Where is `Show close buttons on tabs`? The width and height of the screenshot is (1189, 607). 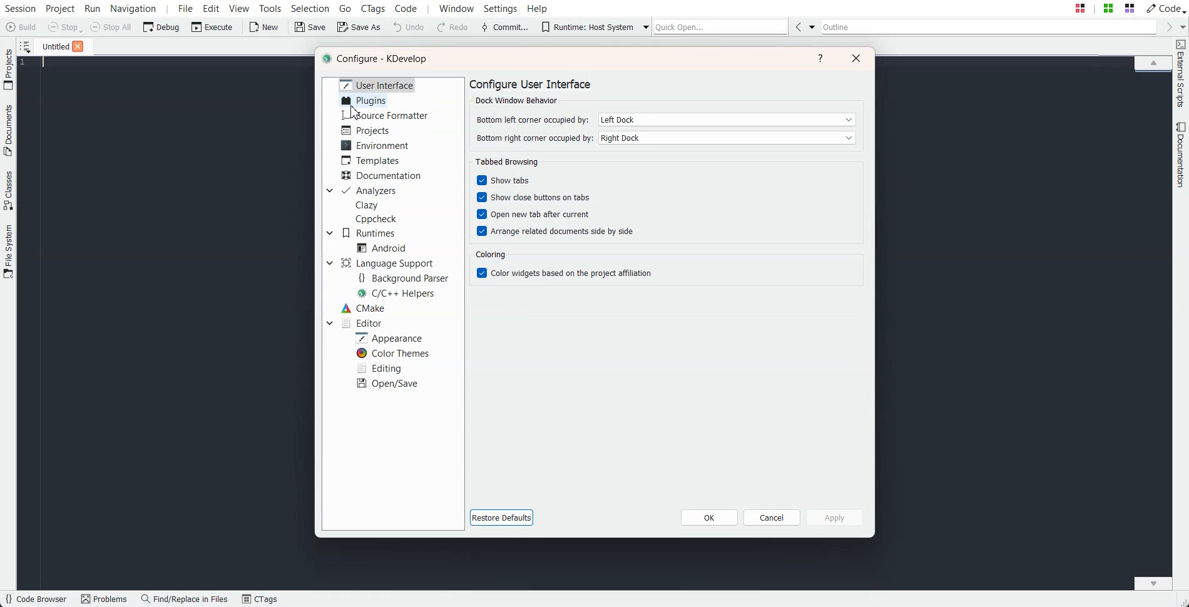
Show close buttons on tabs is located at coordinates (538, 196).